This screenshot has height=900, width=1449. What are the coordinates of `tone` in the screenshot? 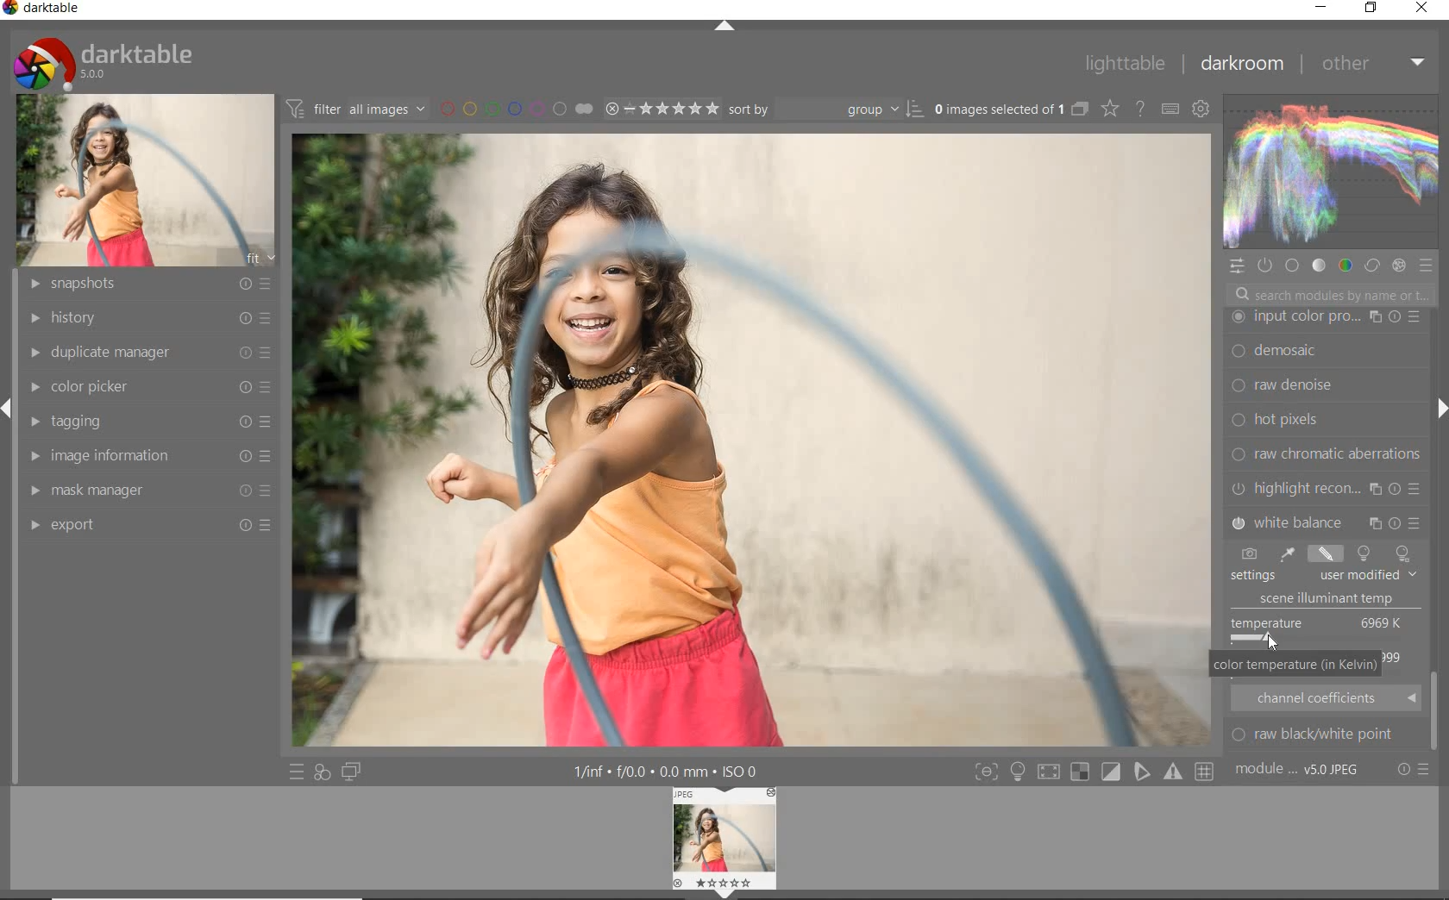 It's located at (1319, 265).